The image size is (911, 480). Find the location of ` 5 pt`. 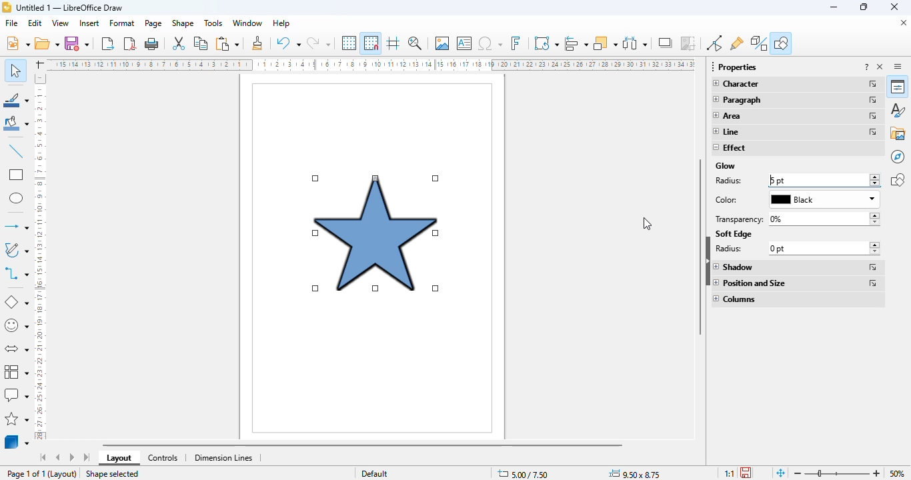

 5 pt is located at coordinates (815, 181).